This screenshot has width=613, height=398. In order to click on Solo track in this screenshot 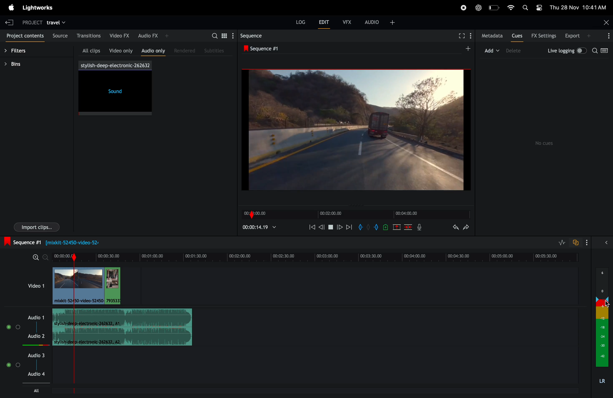, I will do `click(18, 366)`.